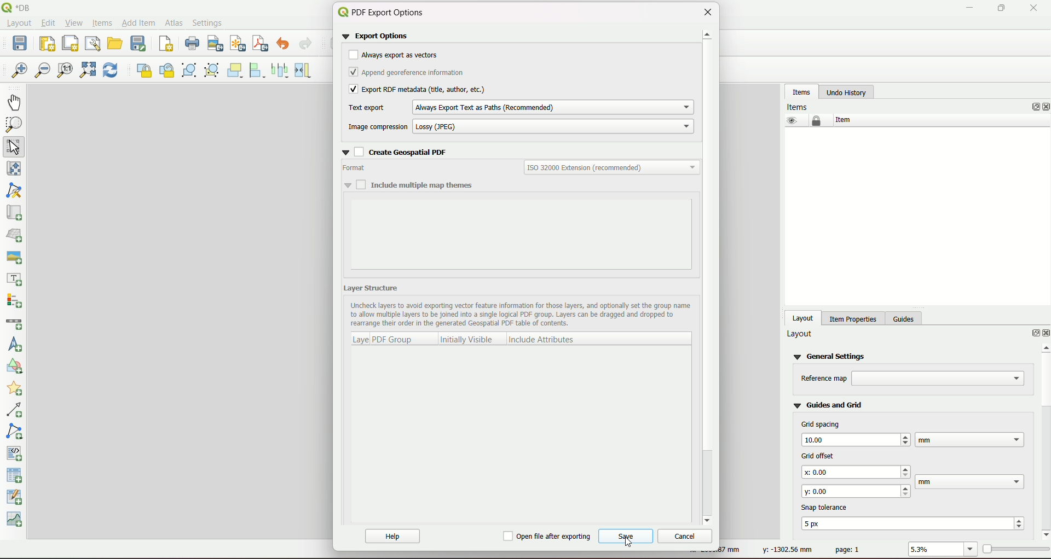 The image size is (1051, 559). Describe the element at coordinates (785, 550) in the screenshot. I see `y:-1302.56 mm` at that location.